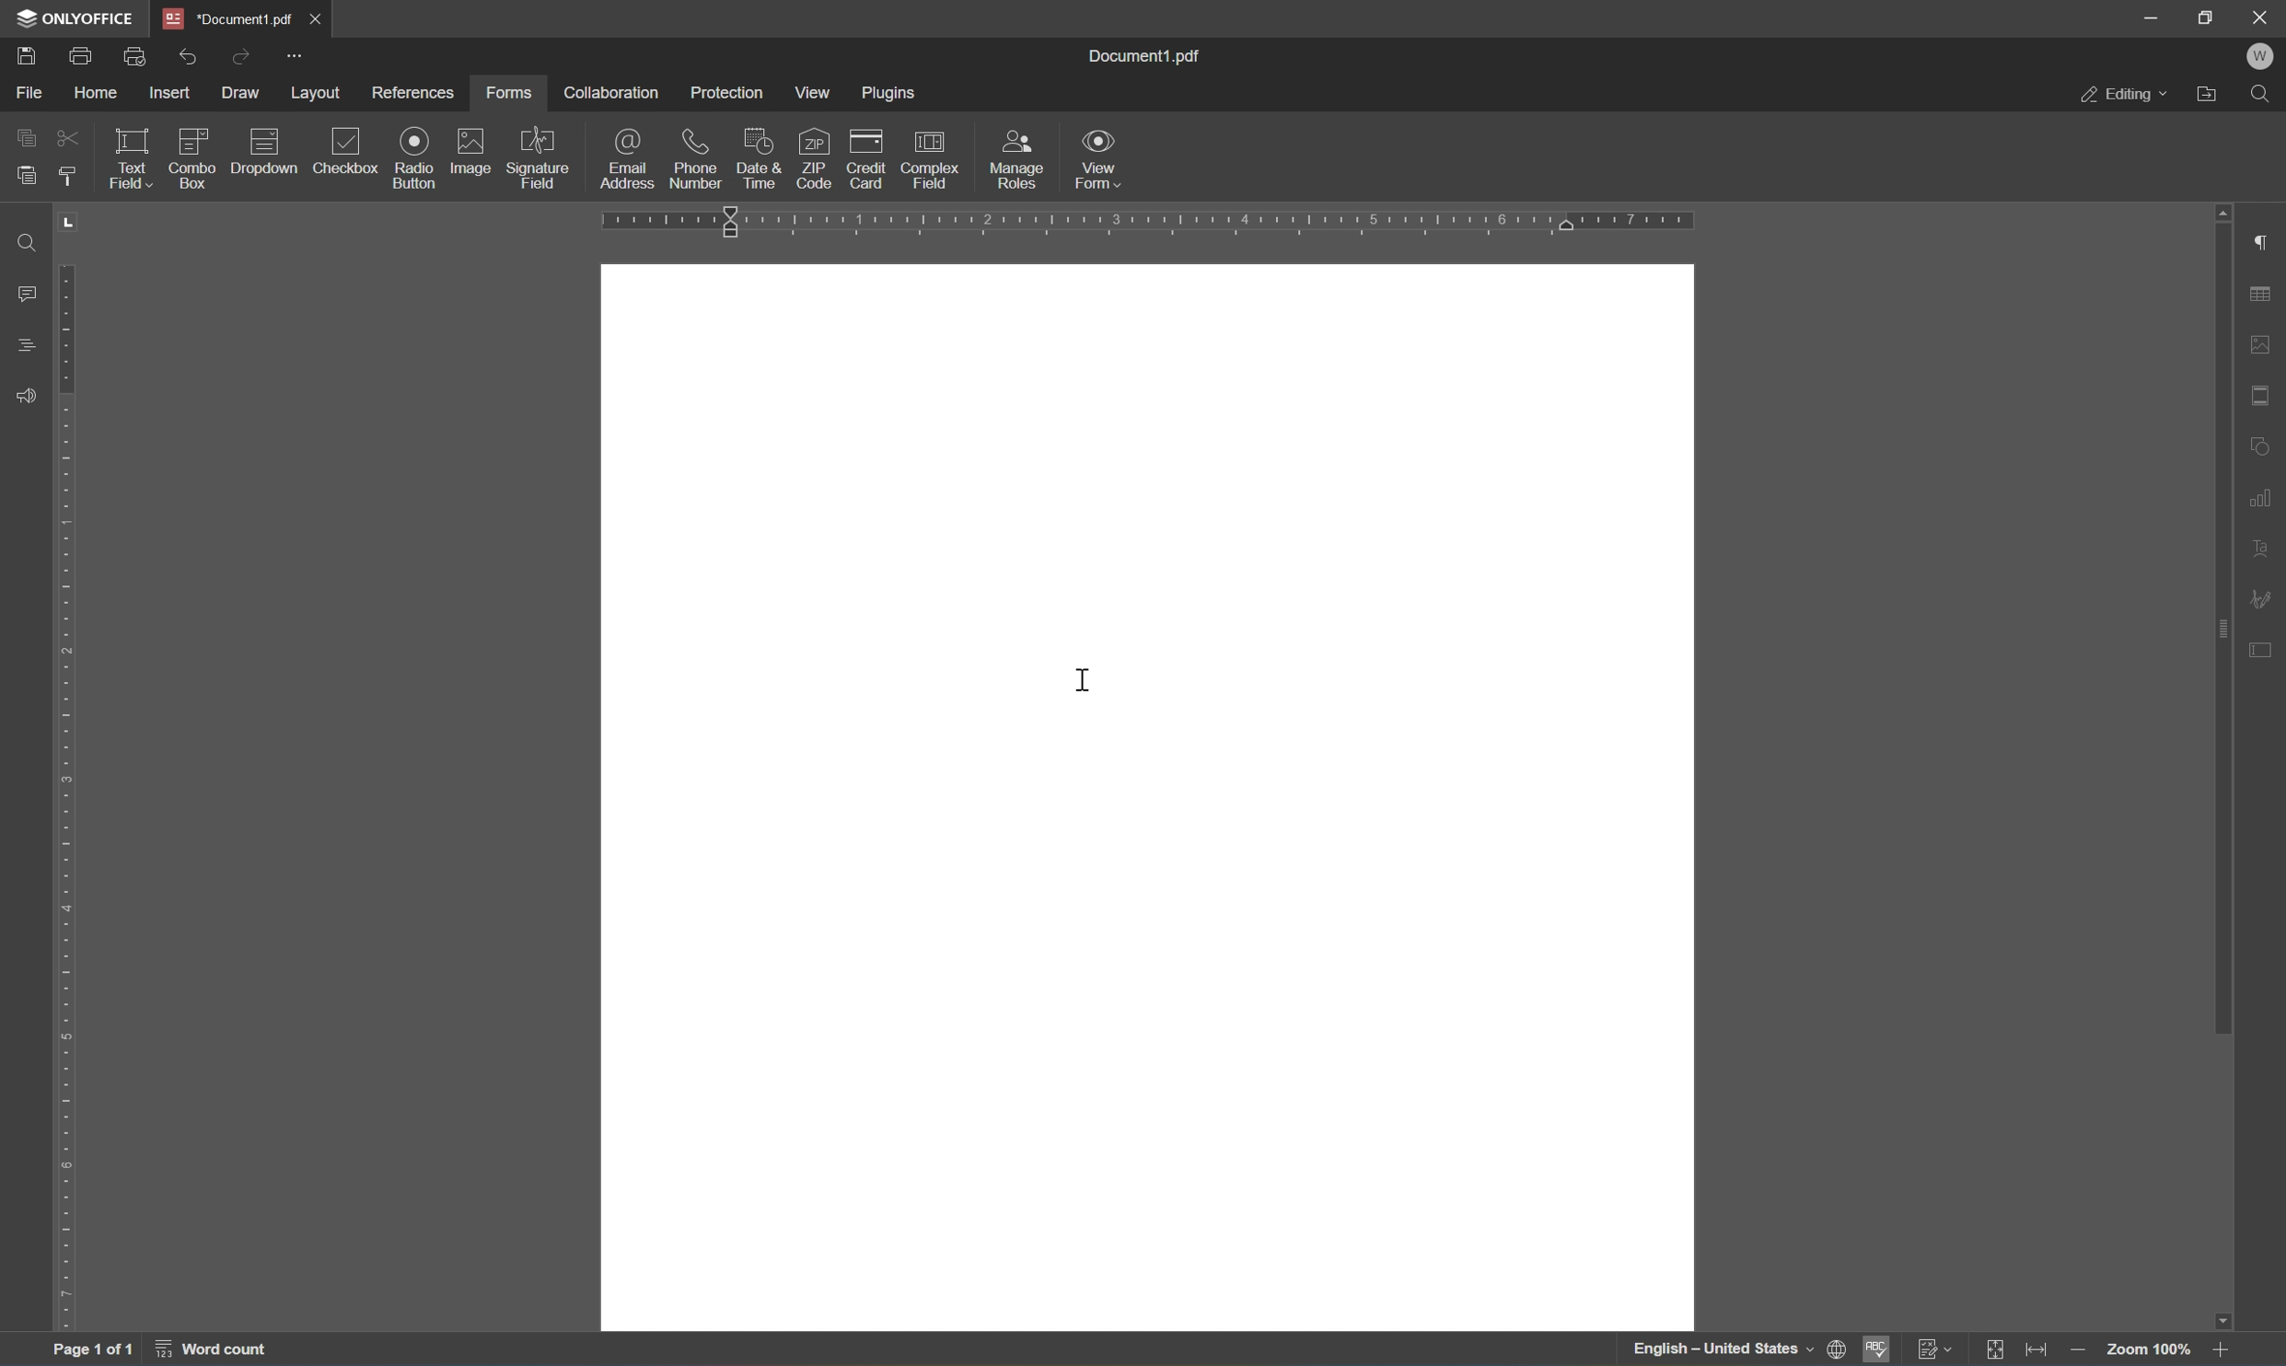 This screenshot has width=2286, height=1366. Describe the element at coordinates (26, 137) in the screenshot. I see `copy` at that location.